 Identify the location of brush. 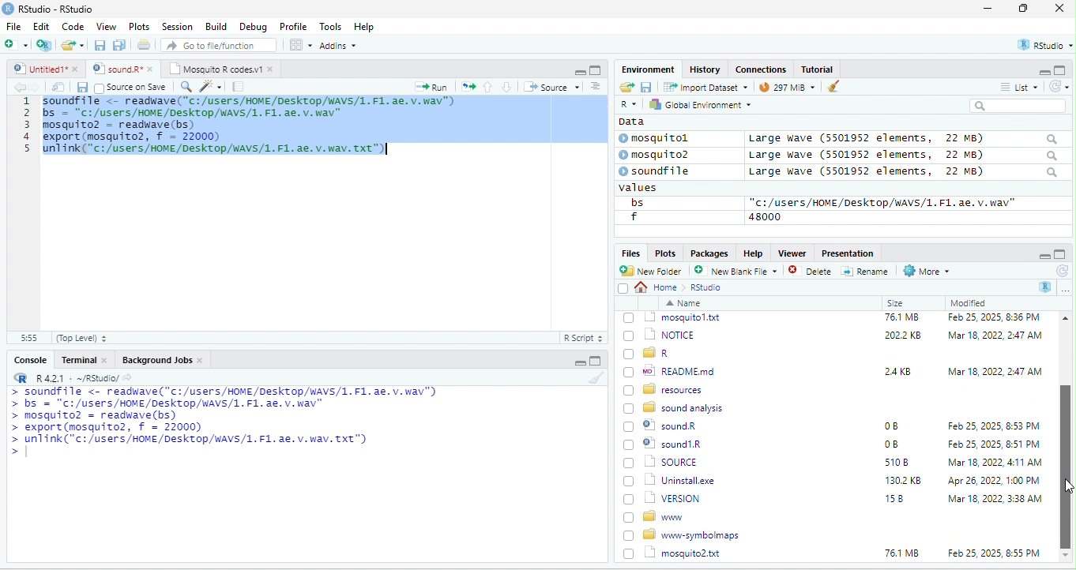
(825, 88).